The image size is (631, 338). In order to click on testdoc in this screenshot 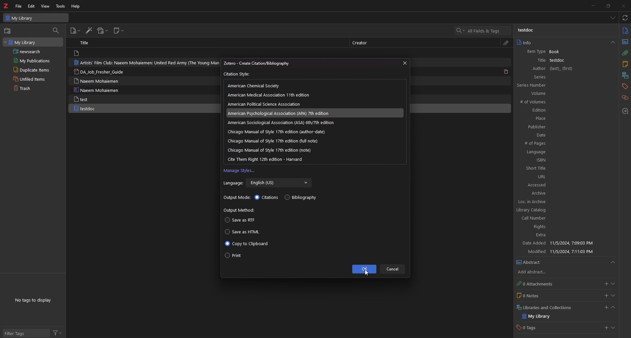, I will do `click(85, 109)`.